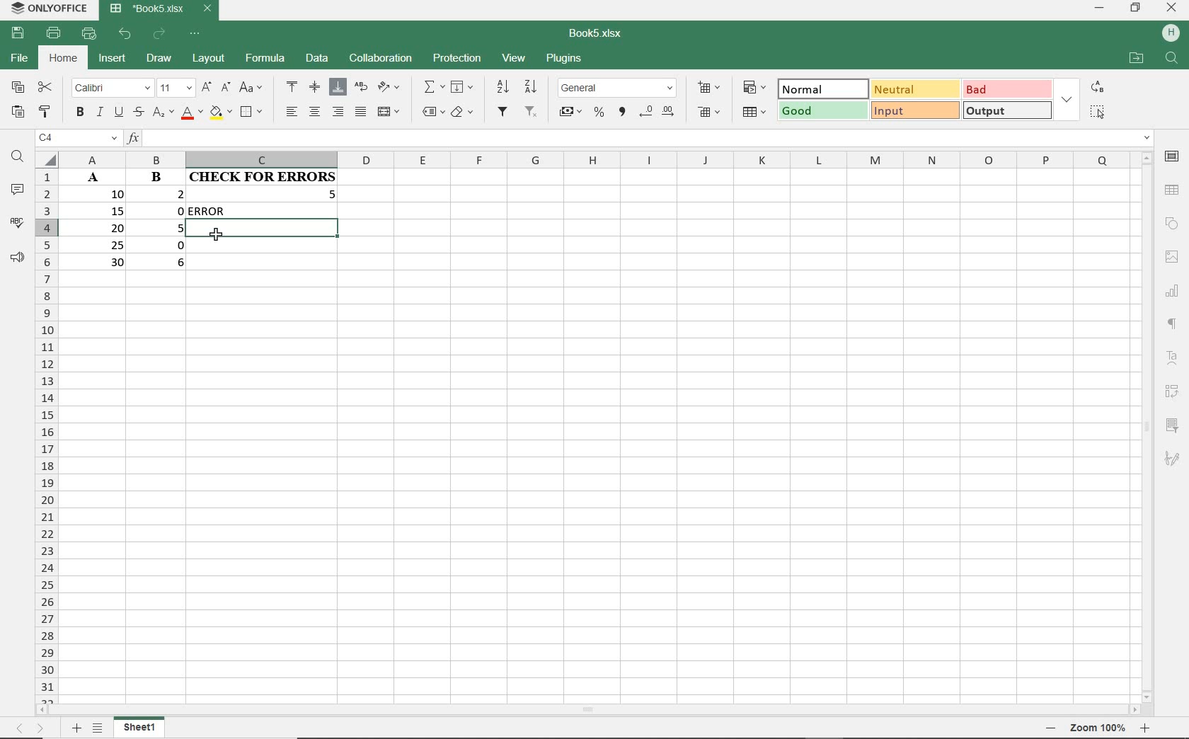  I want to click on COMMENTS, so click(16, 190).